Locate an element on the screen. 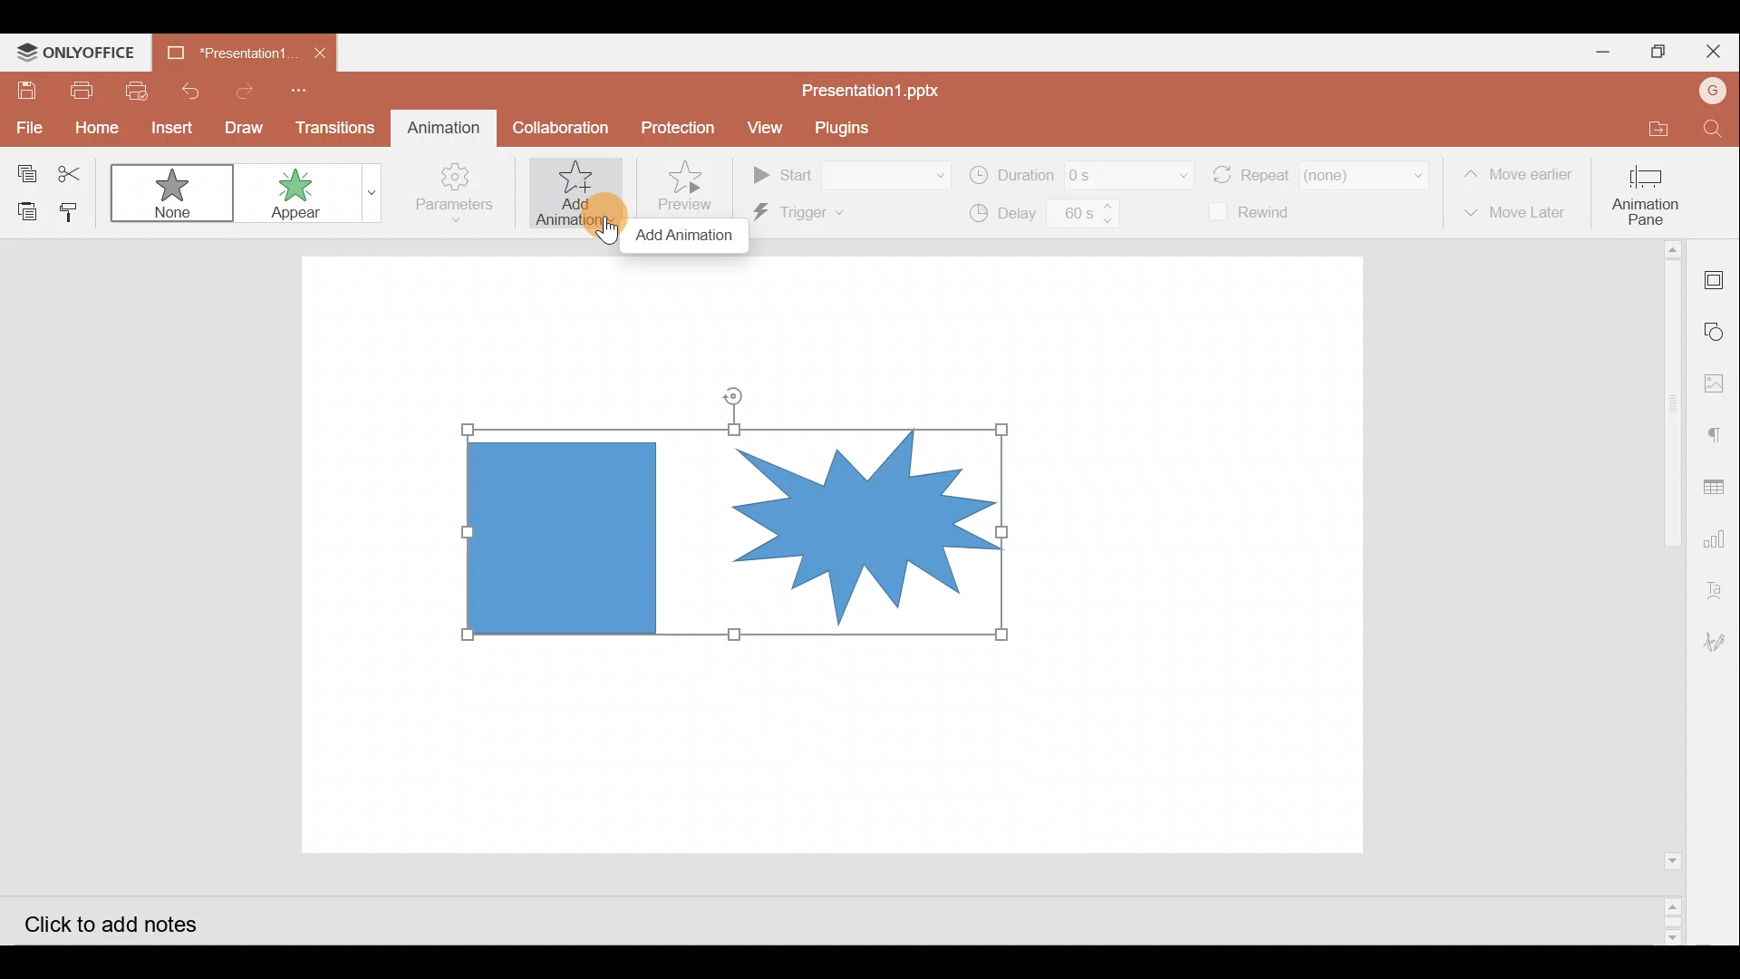 The image size is (1740, 979). Chart settings is located at coordinates (1718, 538).